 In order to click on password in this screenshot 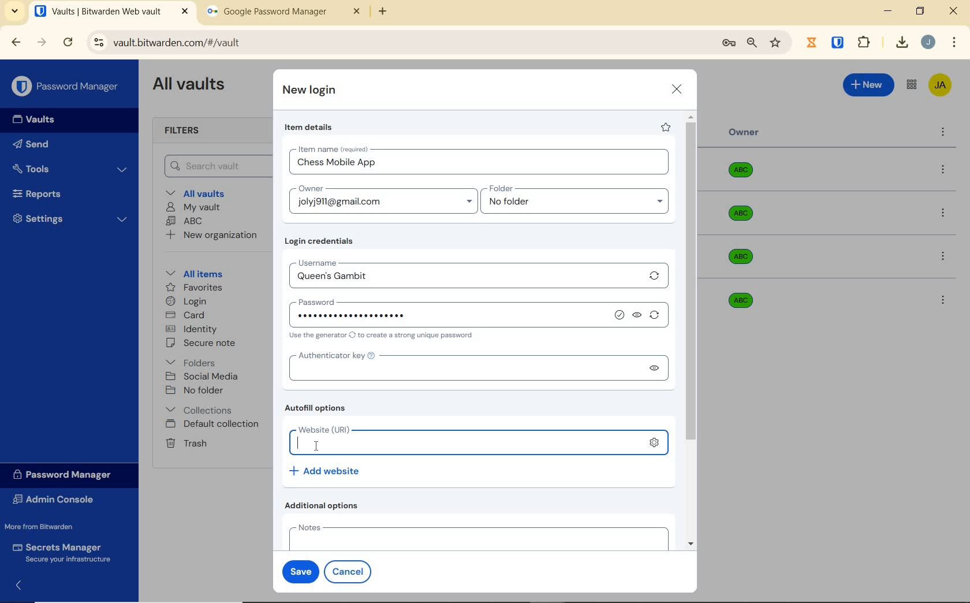, I will do `click(357, 300)`.